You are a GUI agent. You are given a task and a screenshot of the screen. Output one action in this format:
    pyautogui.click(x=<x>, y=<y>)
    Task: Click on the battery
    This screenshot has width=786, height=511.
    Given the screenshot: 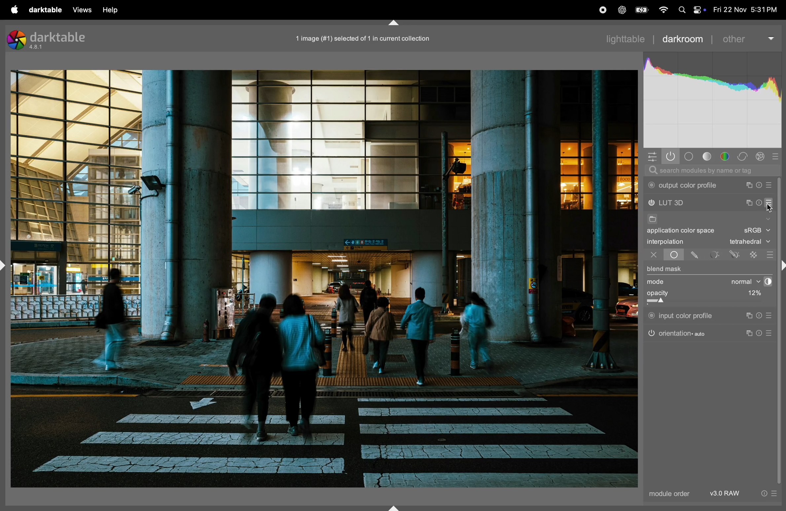 What is the action you would take?
    pyautogui.click(x=641, y=10)
    